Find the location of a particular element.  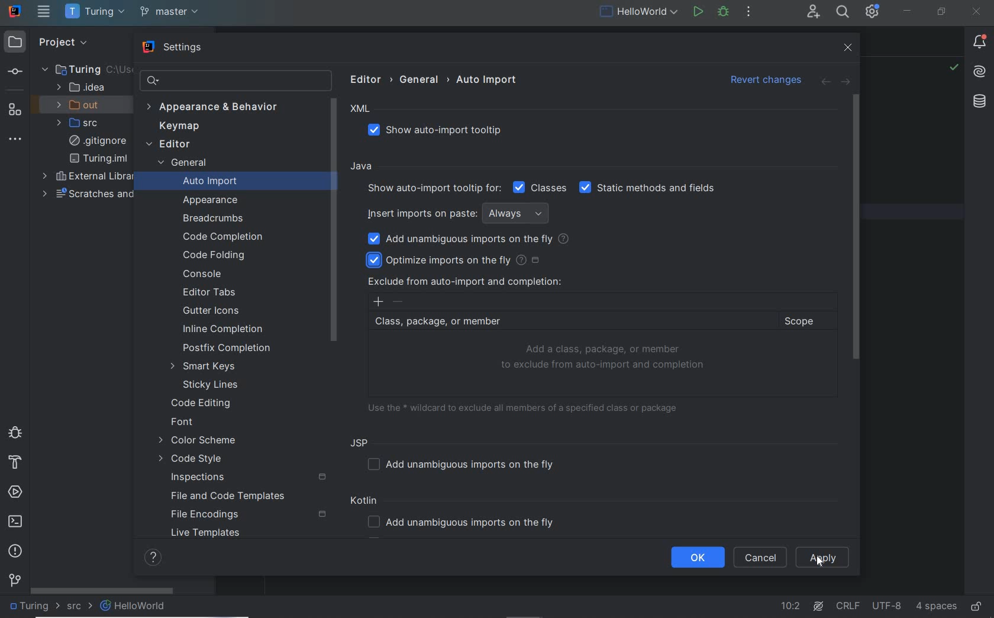

RUN/DEBUG CONFICURATIONS is located at coordinates (639, 11).